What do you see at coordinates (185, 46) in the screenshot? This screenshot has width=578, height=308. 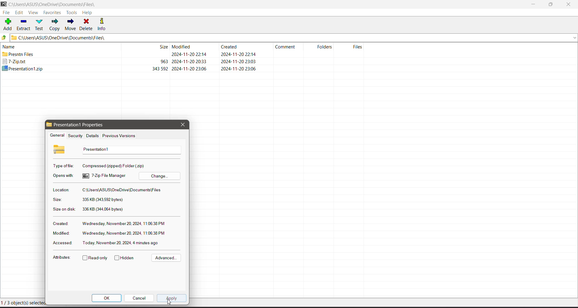 I see `Current Folder View` at bounding box center [185, 46].